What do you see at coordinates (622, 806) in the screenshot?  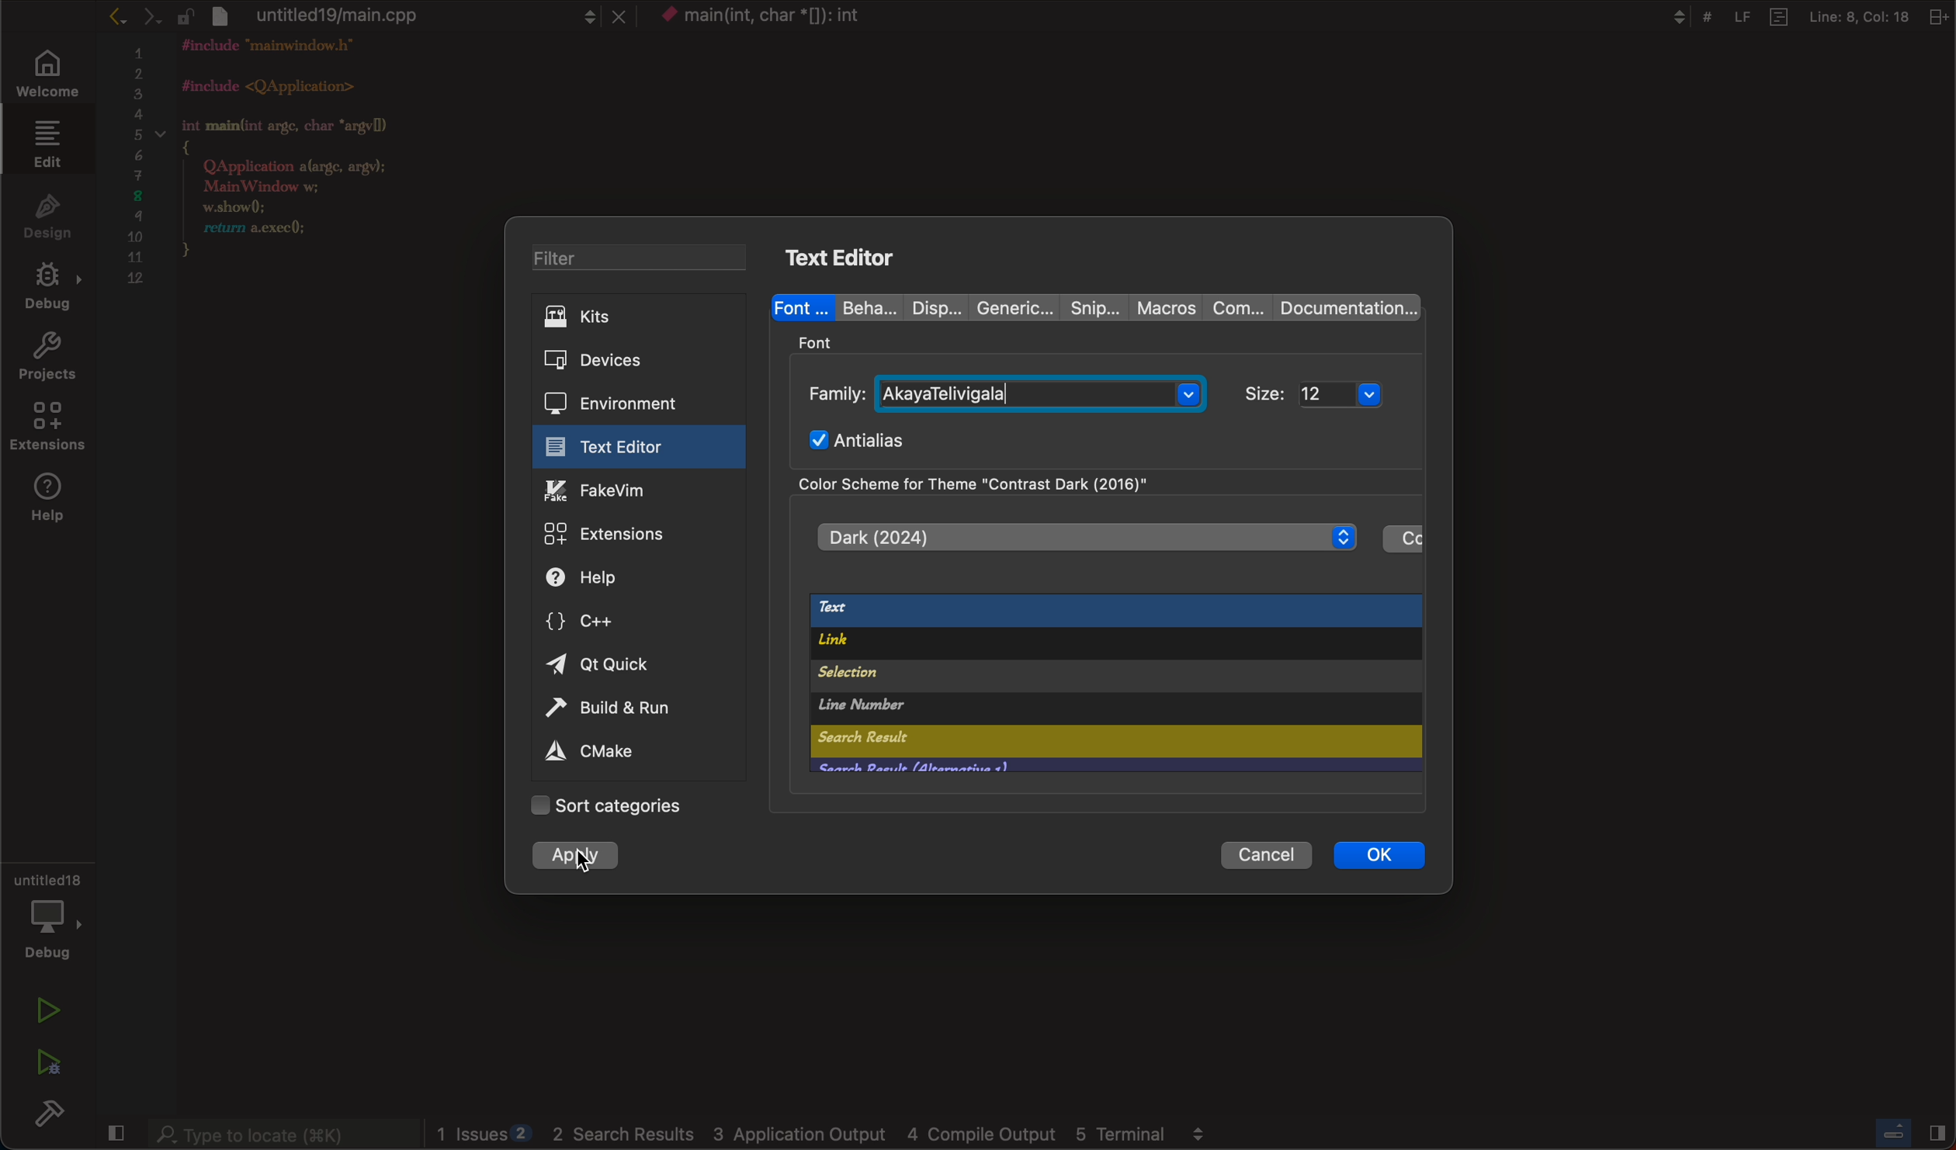 I see `Categories` at bounding box center [622, 806].